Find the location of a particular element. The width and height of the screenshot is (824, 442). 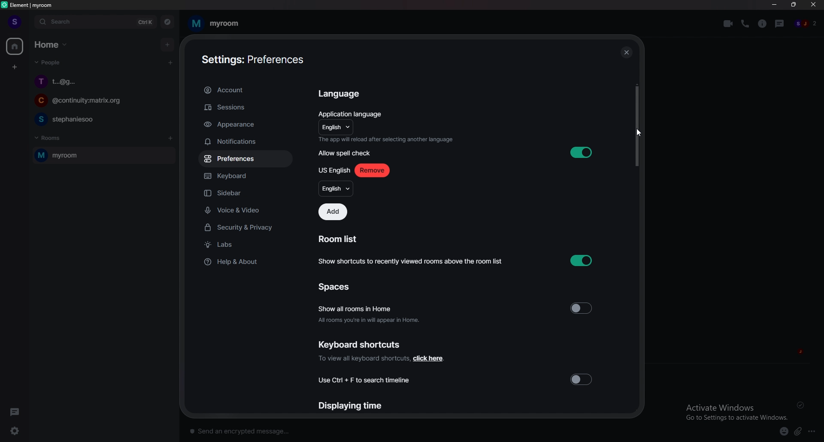

preference is located at coordinates (245, 159).